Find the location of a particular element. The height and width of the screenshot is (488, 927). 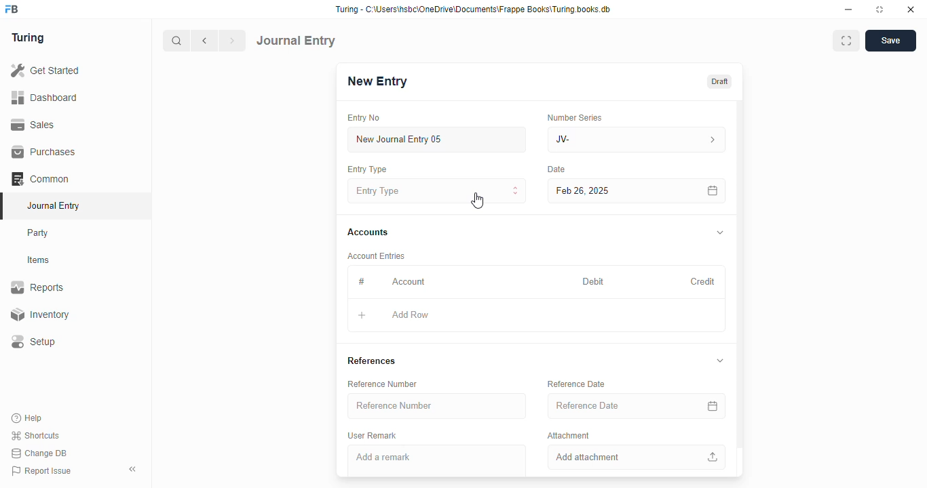

add is located at coordinates (362, 316).